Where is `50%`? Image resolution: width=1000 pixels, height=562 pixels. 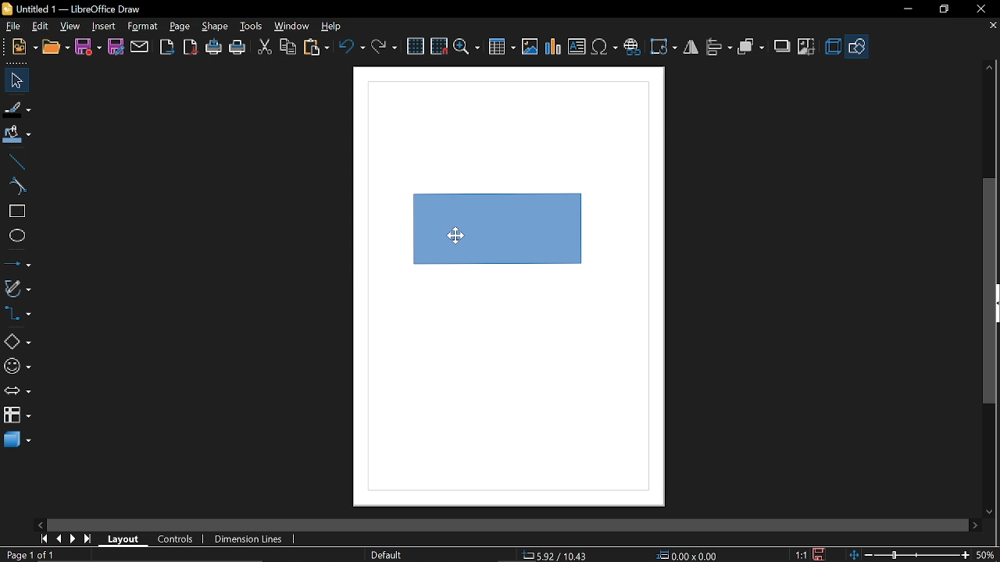 50% is located at coordinates (986, 553).